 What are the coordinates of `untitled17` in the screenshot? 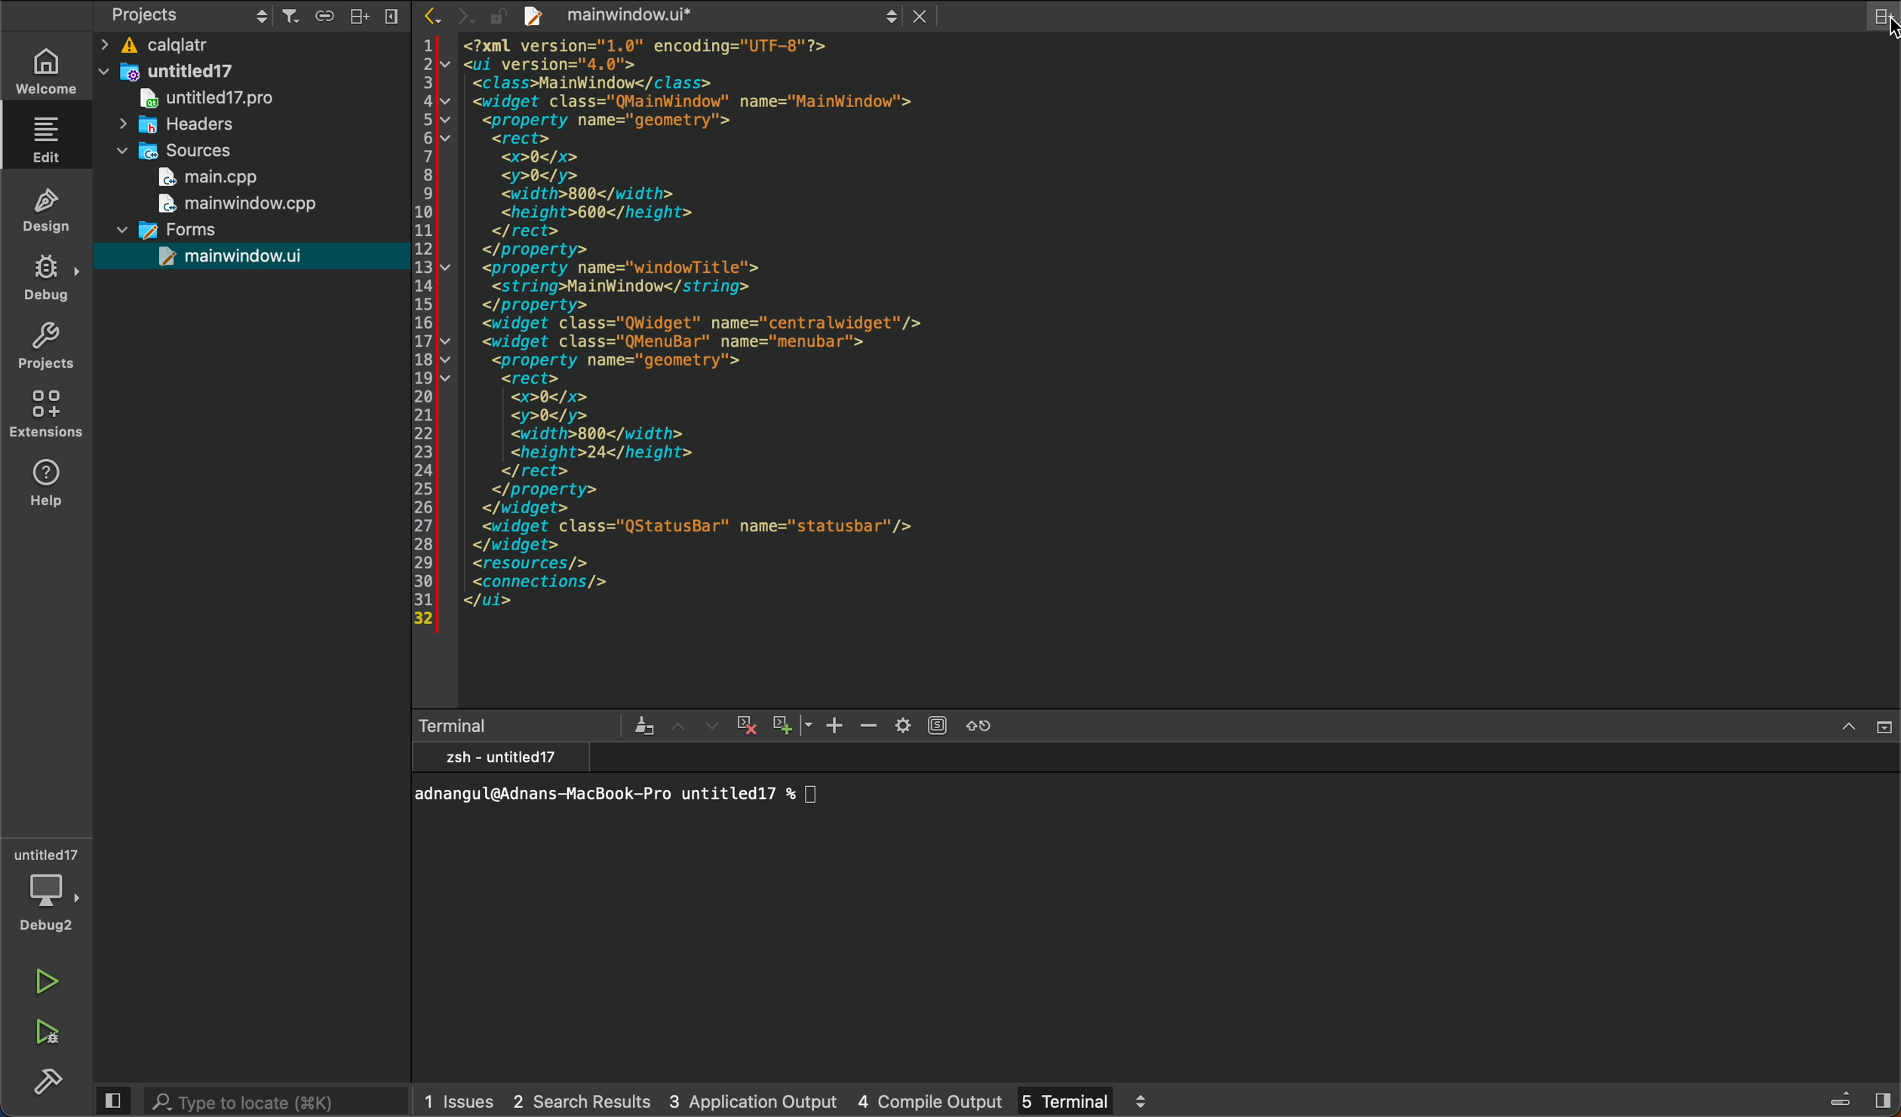 It's located at (168, 72).